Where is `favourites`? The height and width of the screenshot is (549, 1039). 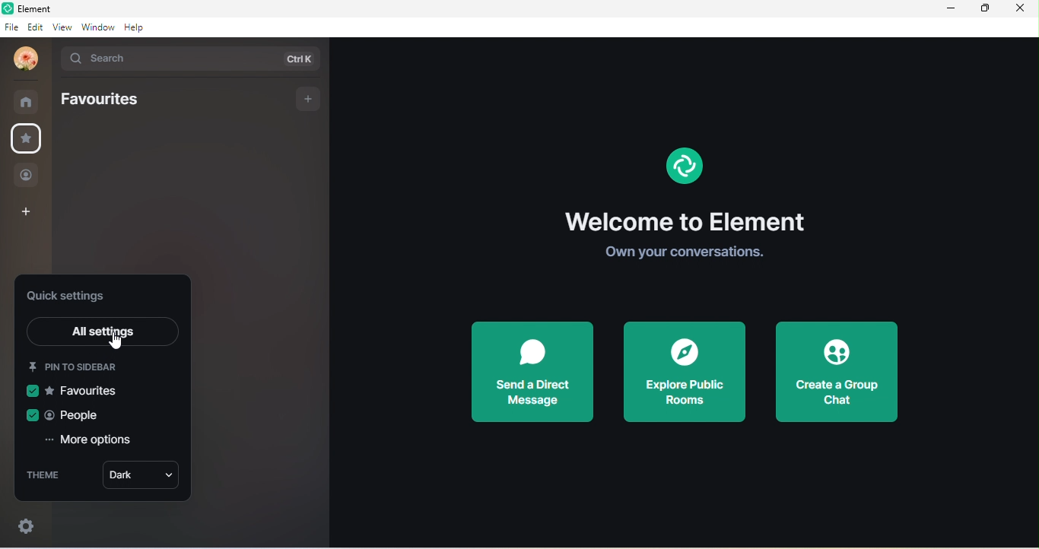 favourites is located at coordinates (89, 393).